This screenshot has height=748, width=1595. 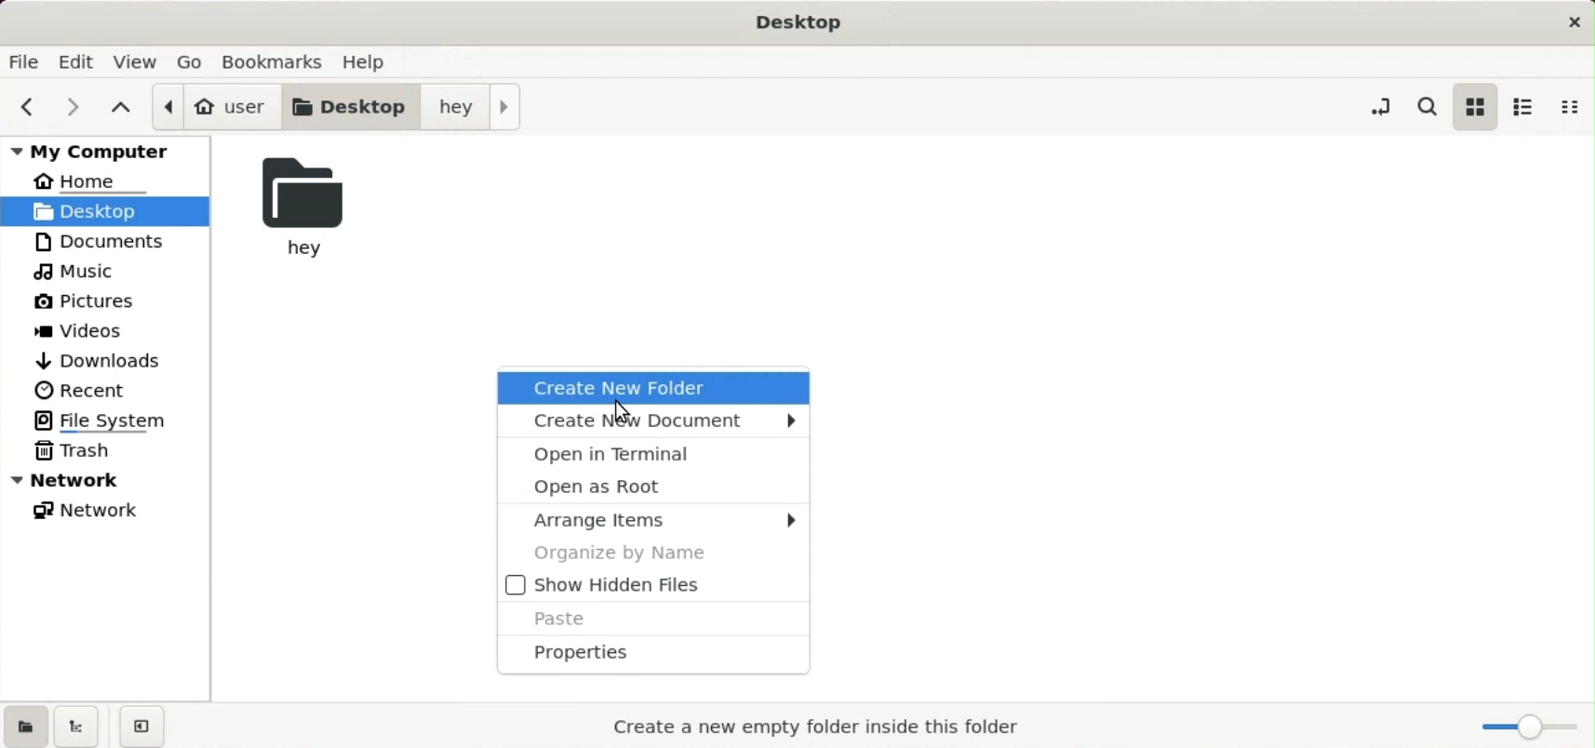 I want to click on home, so click(x=94, y=179).